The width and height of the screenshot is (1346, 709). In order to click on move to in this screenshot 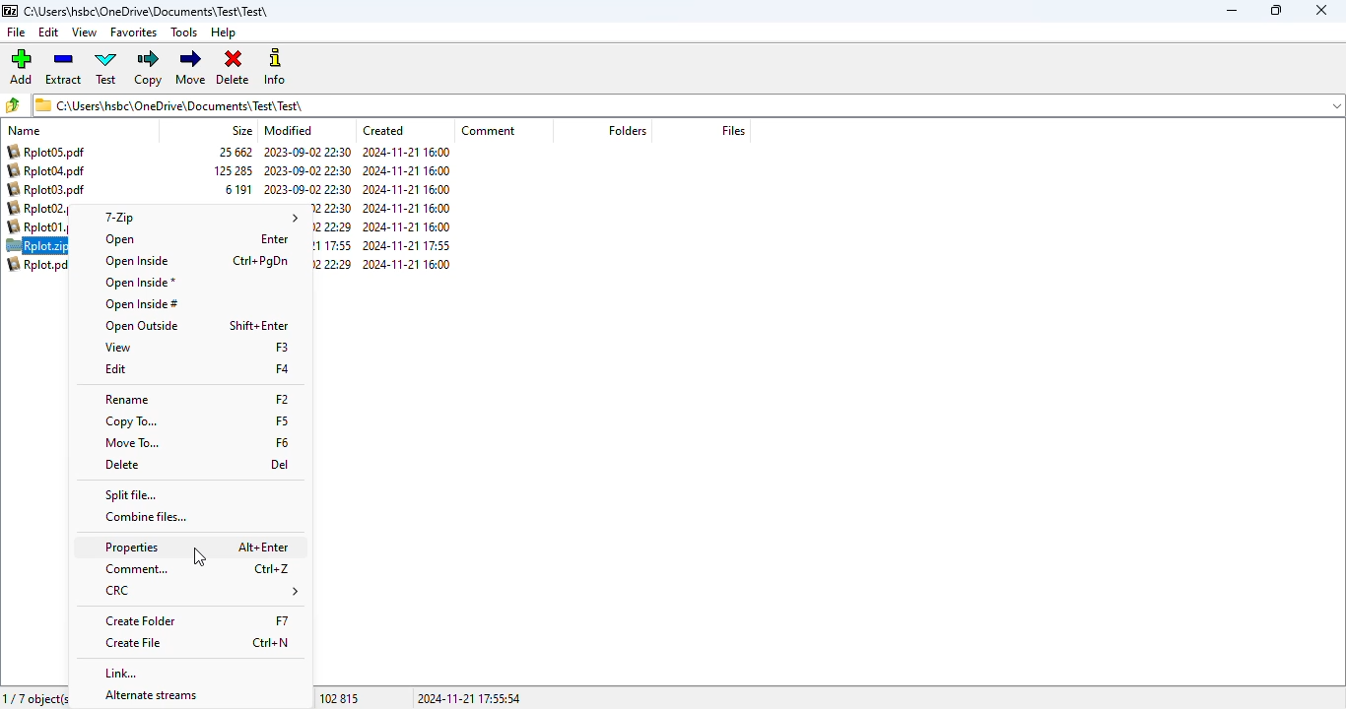, I will do `click(133, 443)`.